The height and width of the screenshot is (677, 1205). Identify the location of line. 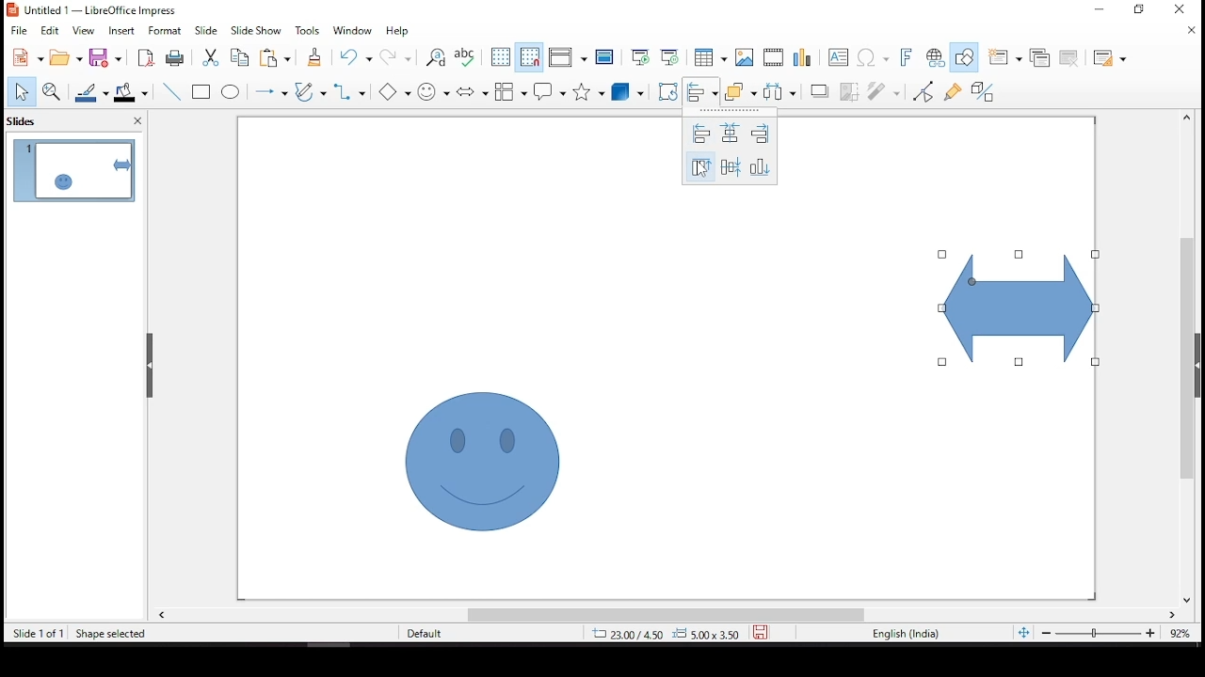
(172, 92).